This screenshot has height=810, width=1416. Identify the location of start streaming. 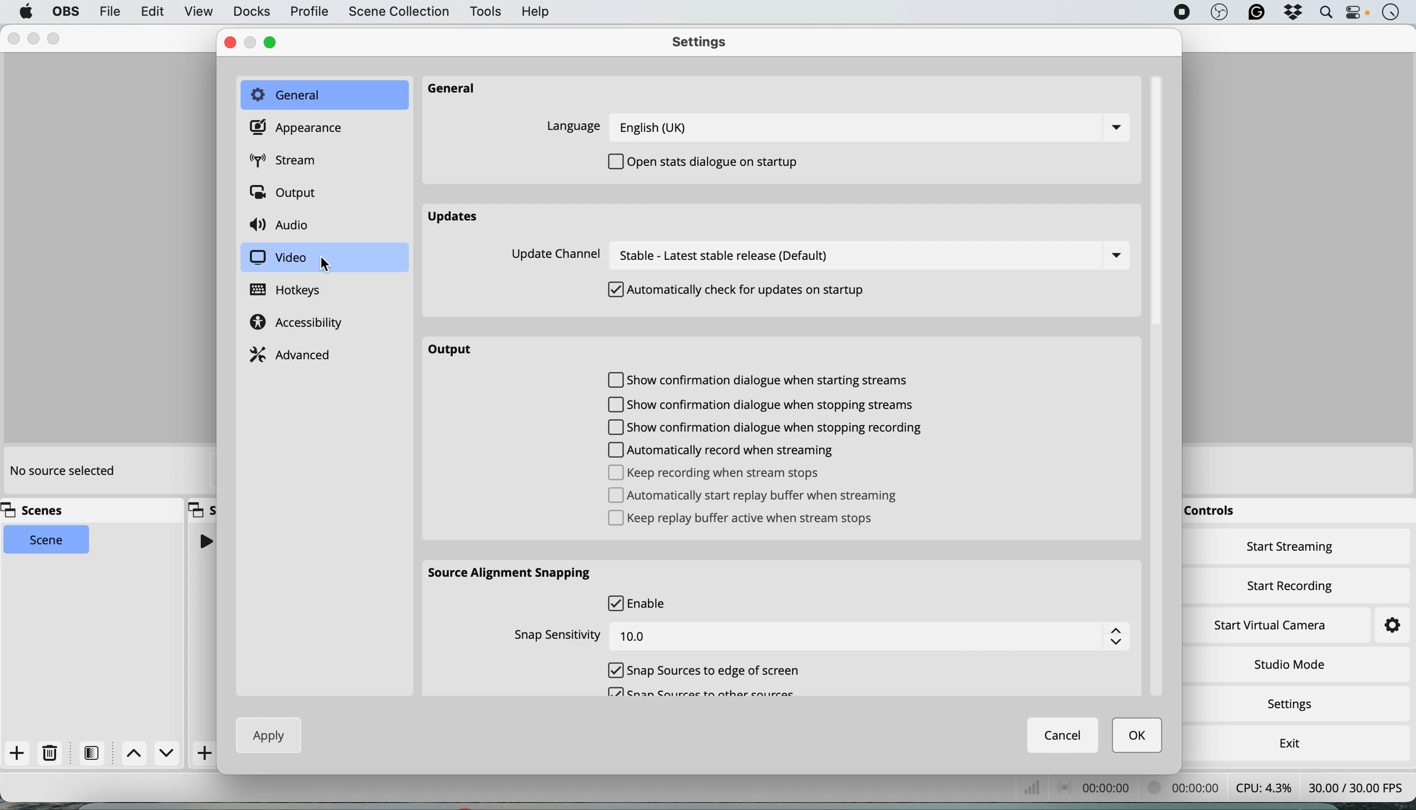
(1291, 549).